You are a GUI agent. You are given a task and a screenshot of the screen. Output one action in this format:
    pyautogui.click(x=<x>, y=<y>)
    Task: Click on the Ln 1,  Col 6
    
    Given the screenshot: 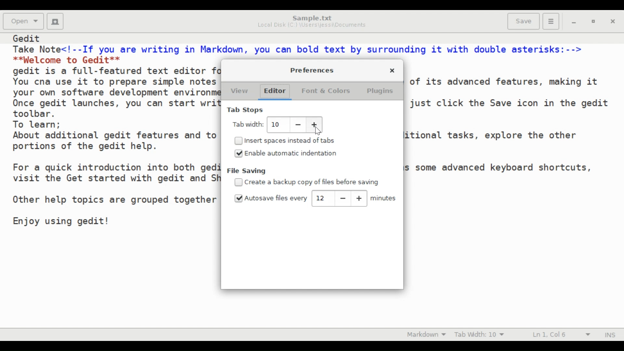 What is the action you would take?
    pyautogui.click(x=559, y=335)
    